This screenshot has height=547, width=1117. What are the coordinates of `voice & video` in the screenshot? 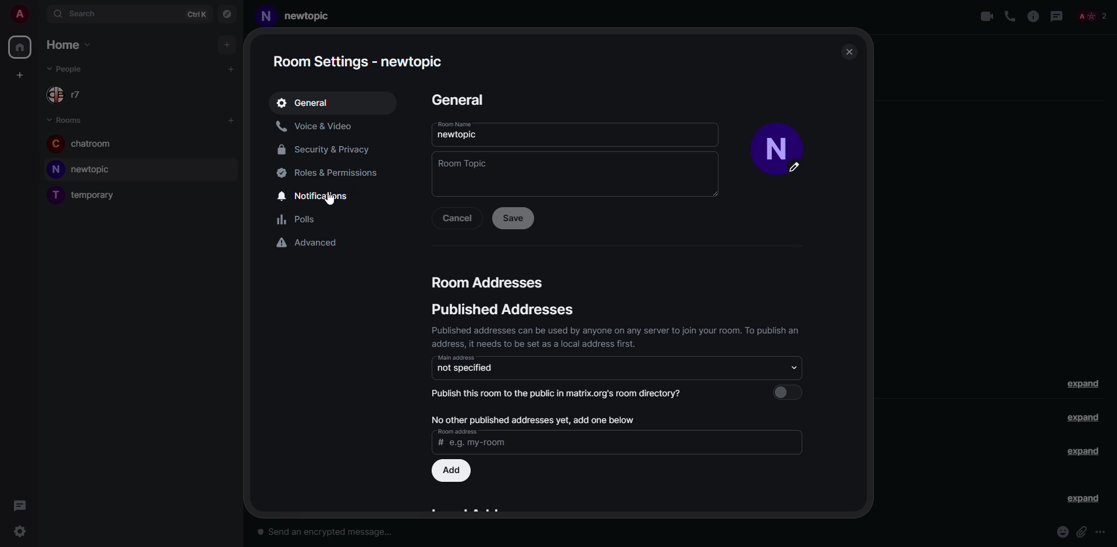 It's located at (318, 126).